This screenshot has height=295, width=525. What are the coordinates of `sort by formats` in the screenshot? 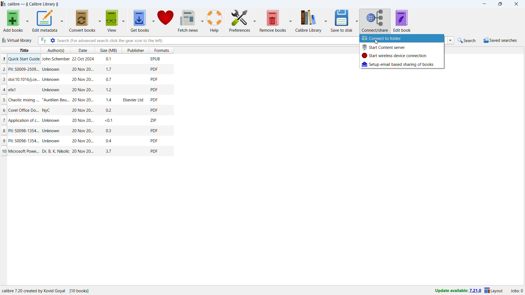 It's located at (161, 50).